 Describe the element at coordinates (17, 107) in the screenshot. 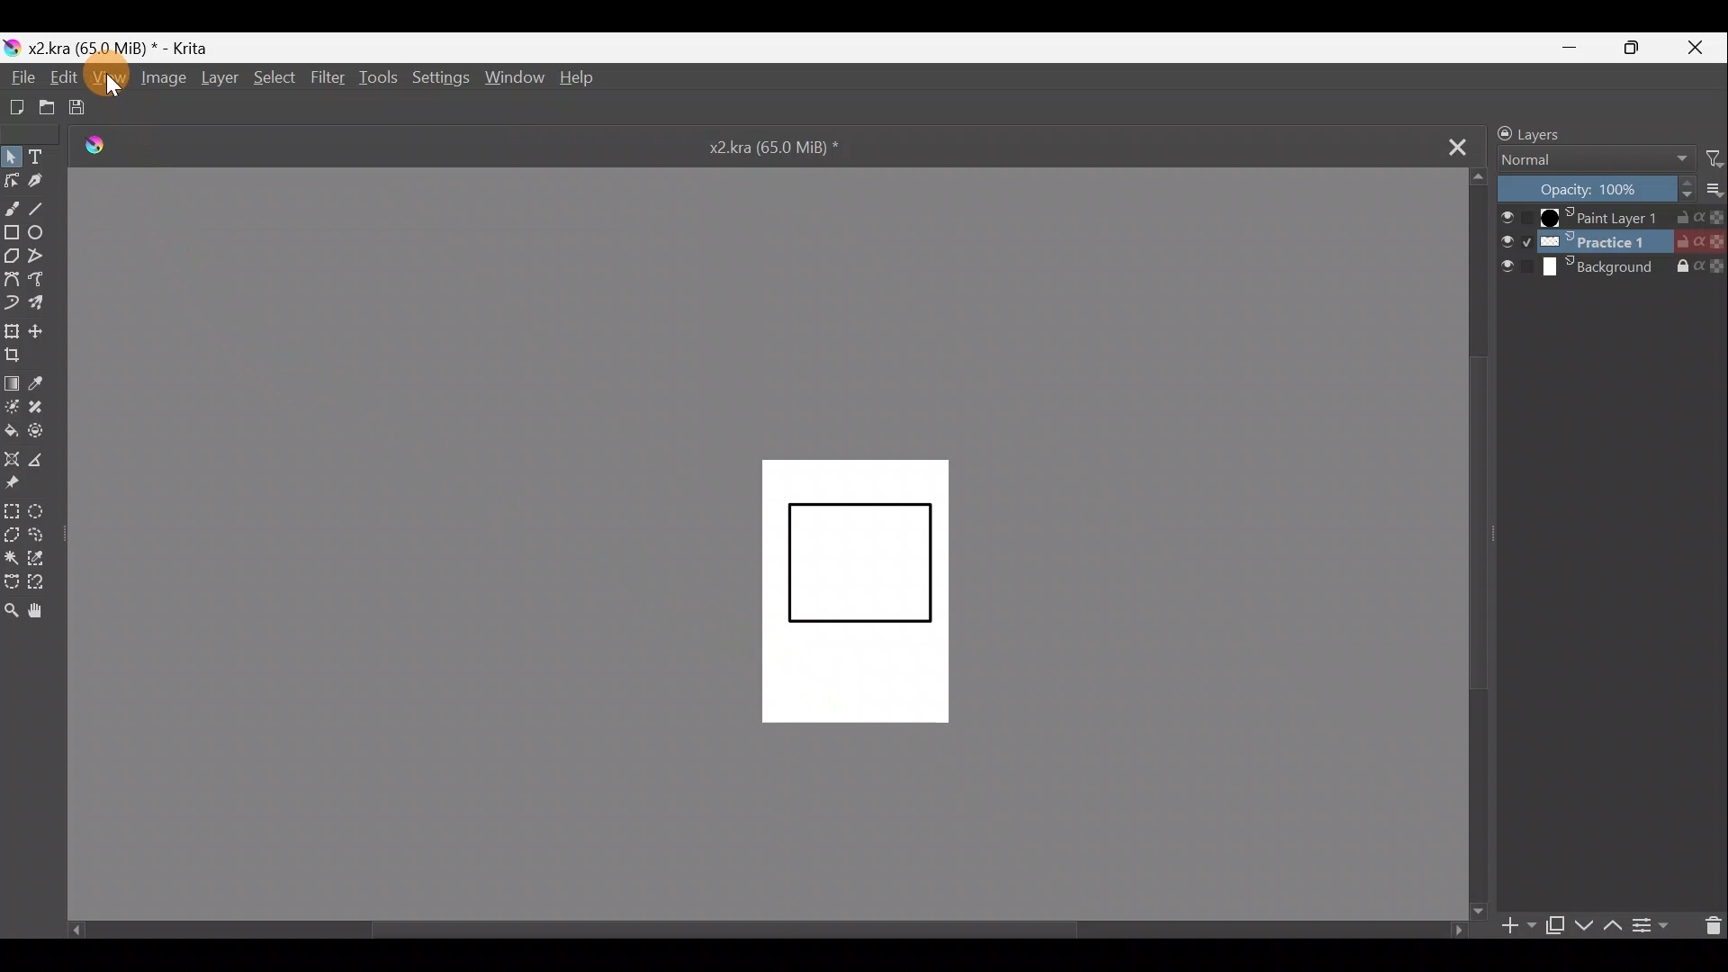

I see `Create new document` at that location.